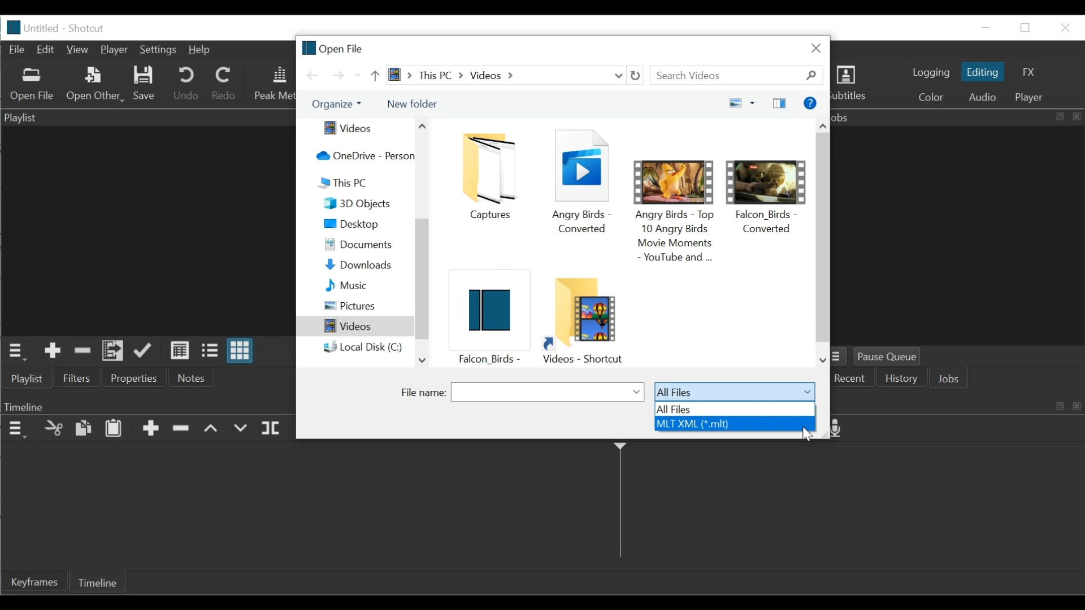  What do you see at coordinates (191, 377) in the screenshot?
I see `Notes` at bounding box center [191, 377].